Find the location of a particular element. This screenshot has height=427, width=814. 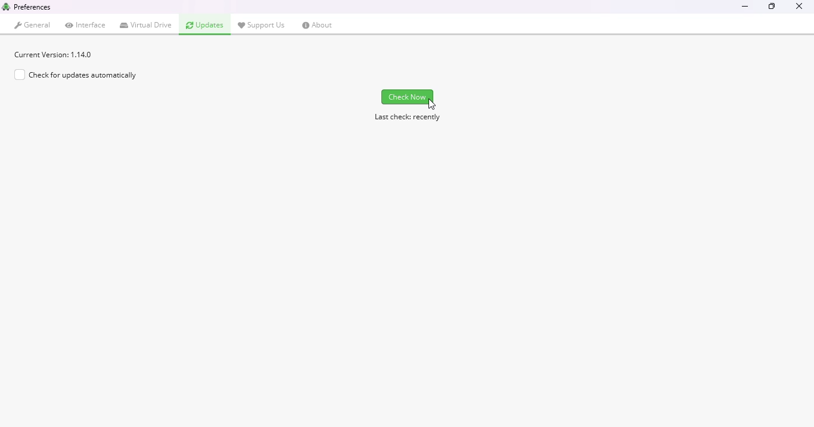

general is located at coordinates (33, 25).